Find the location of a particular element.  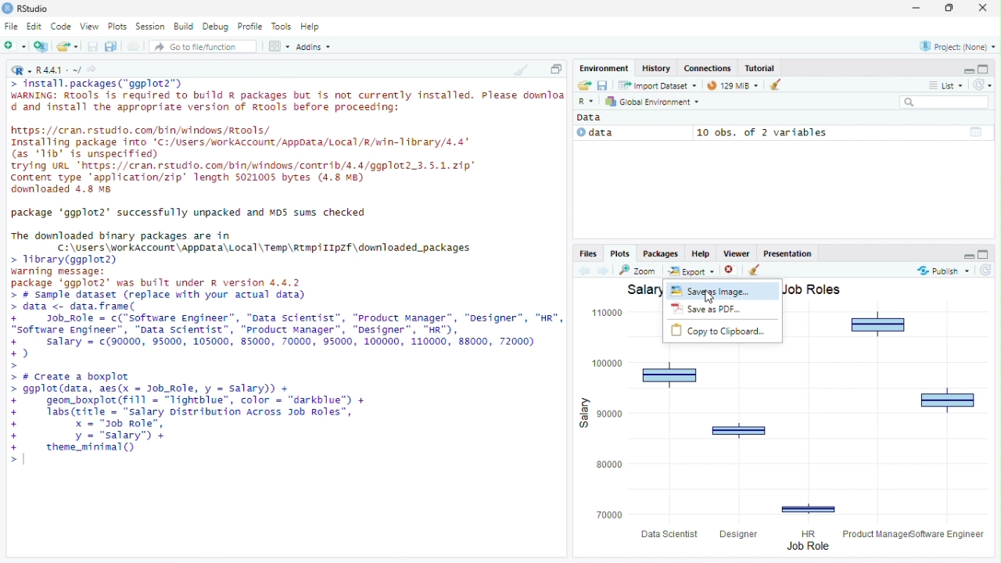

History is located at coordinates (656, 68).